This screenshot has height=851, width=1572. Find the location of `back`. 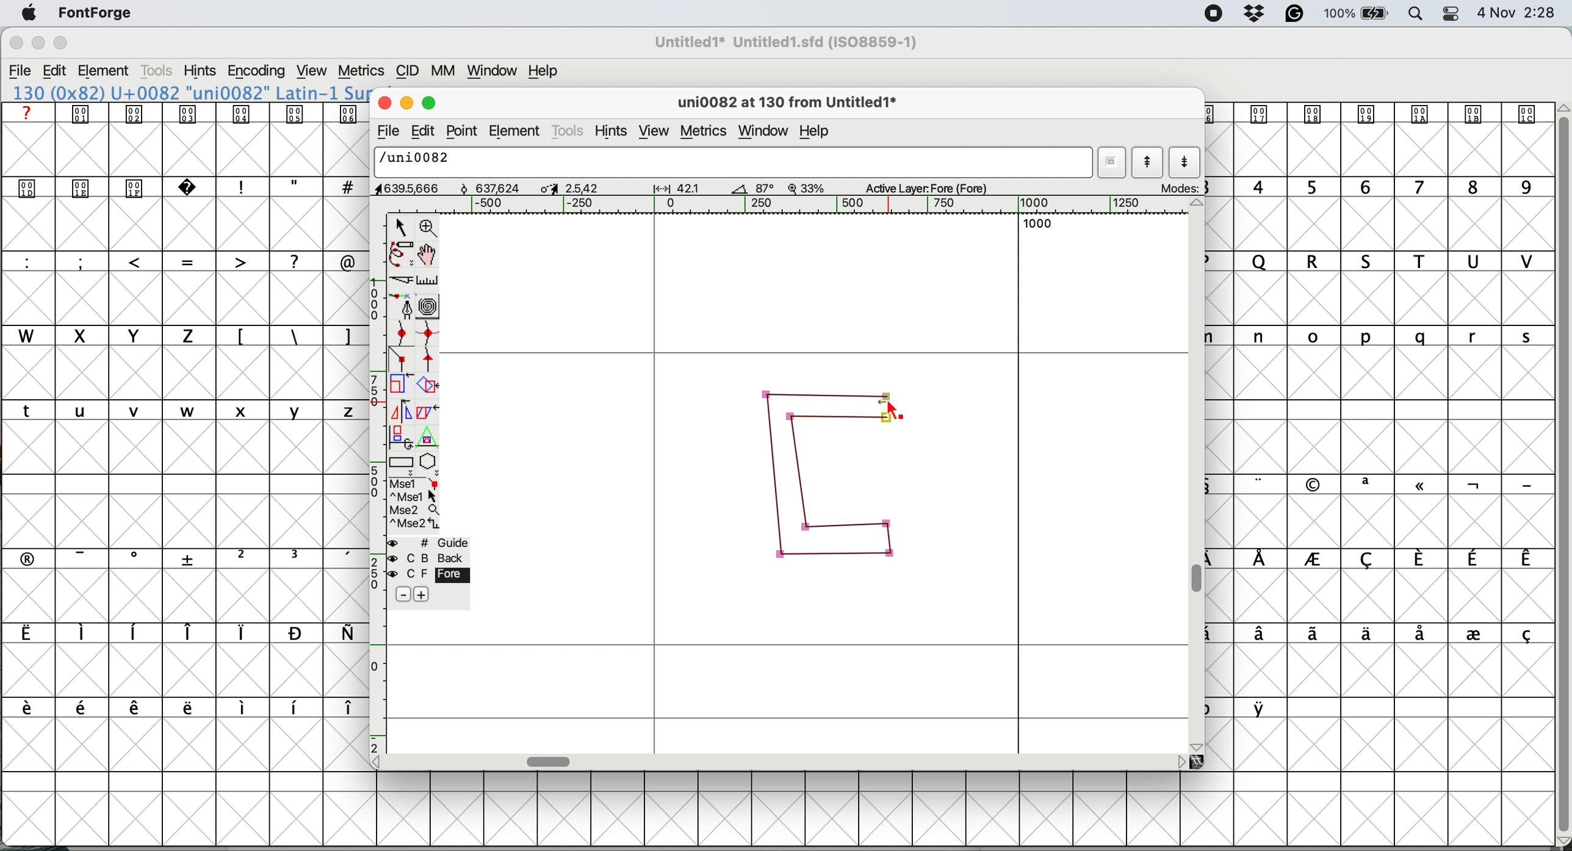

back is located at coordinates (430, 558).